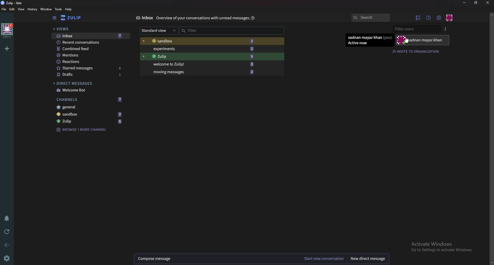  Describe the element at coordinates (7, 49) in the screenshot. I see `Add organization` at that location.